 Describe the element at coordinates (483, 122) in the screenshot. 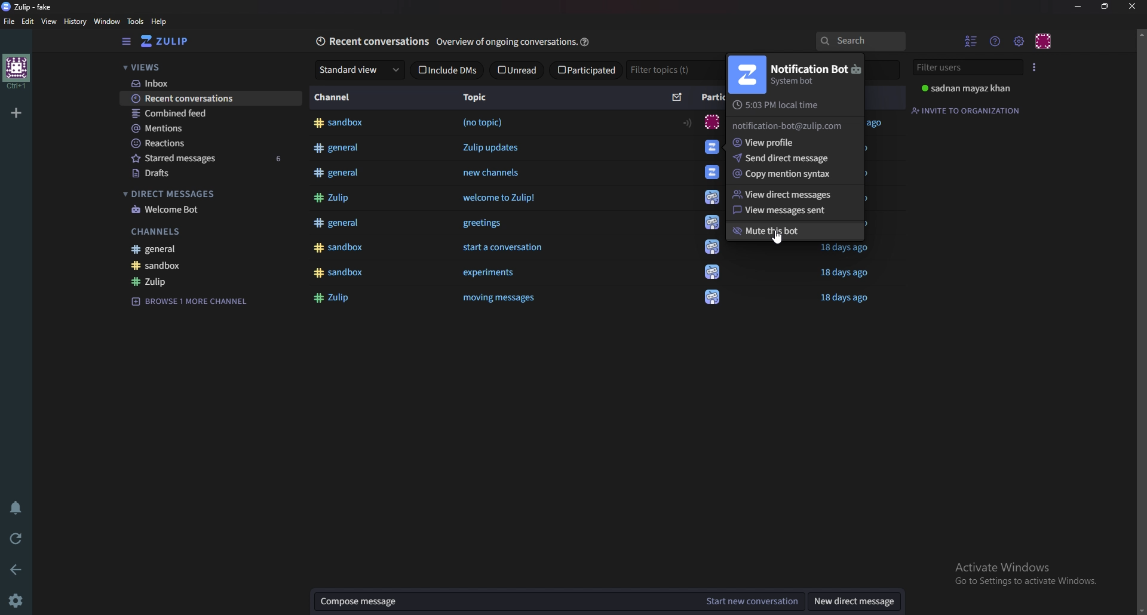

I see `(no topic)` at that location.